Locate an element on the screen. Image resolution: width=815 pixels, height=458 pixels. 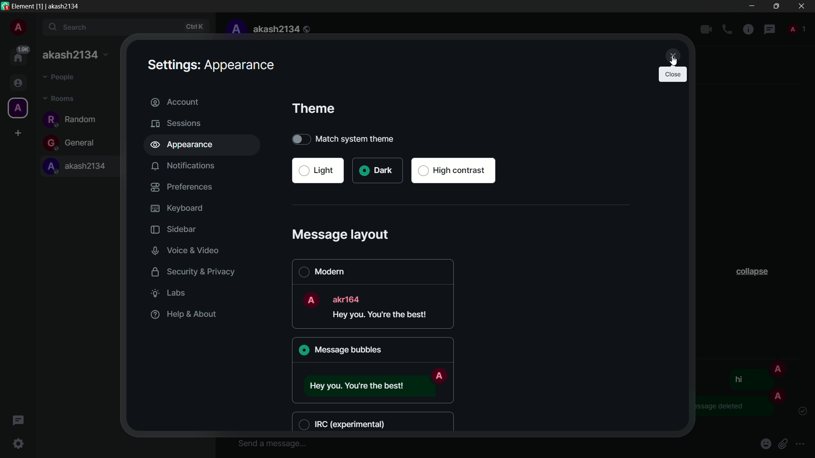
high contrast is located at coordinates (454, 171).